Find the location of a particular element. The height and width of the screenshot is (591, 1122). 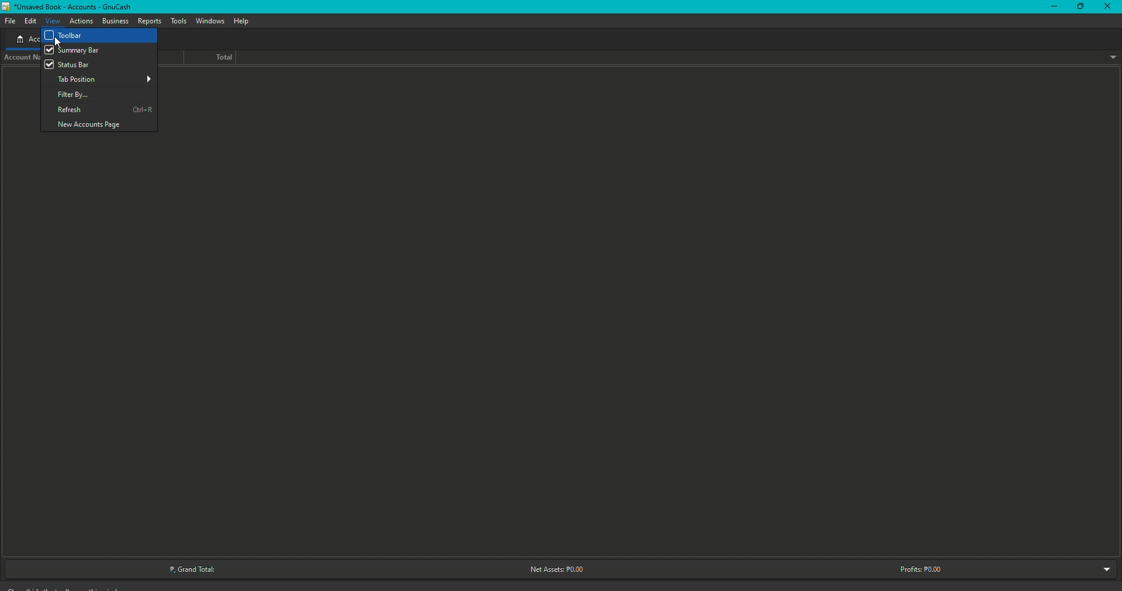

Profits is located at coordinates (917, 567).